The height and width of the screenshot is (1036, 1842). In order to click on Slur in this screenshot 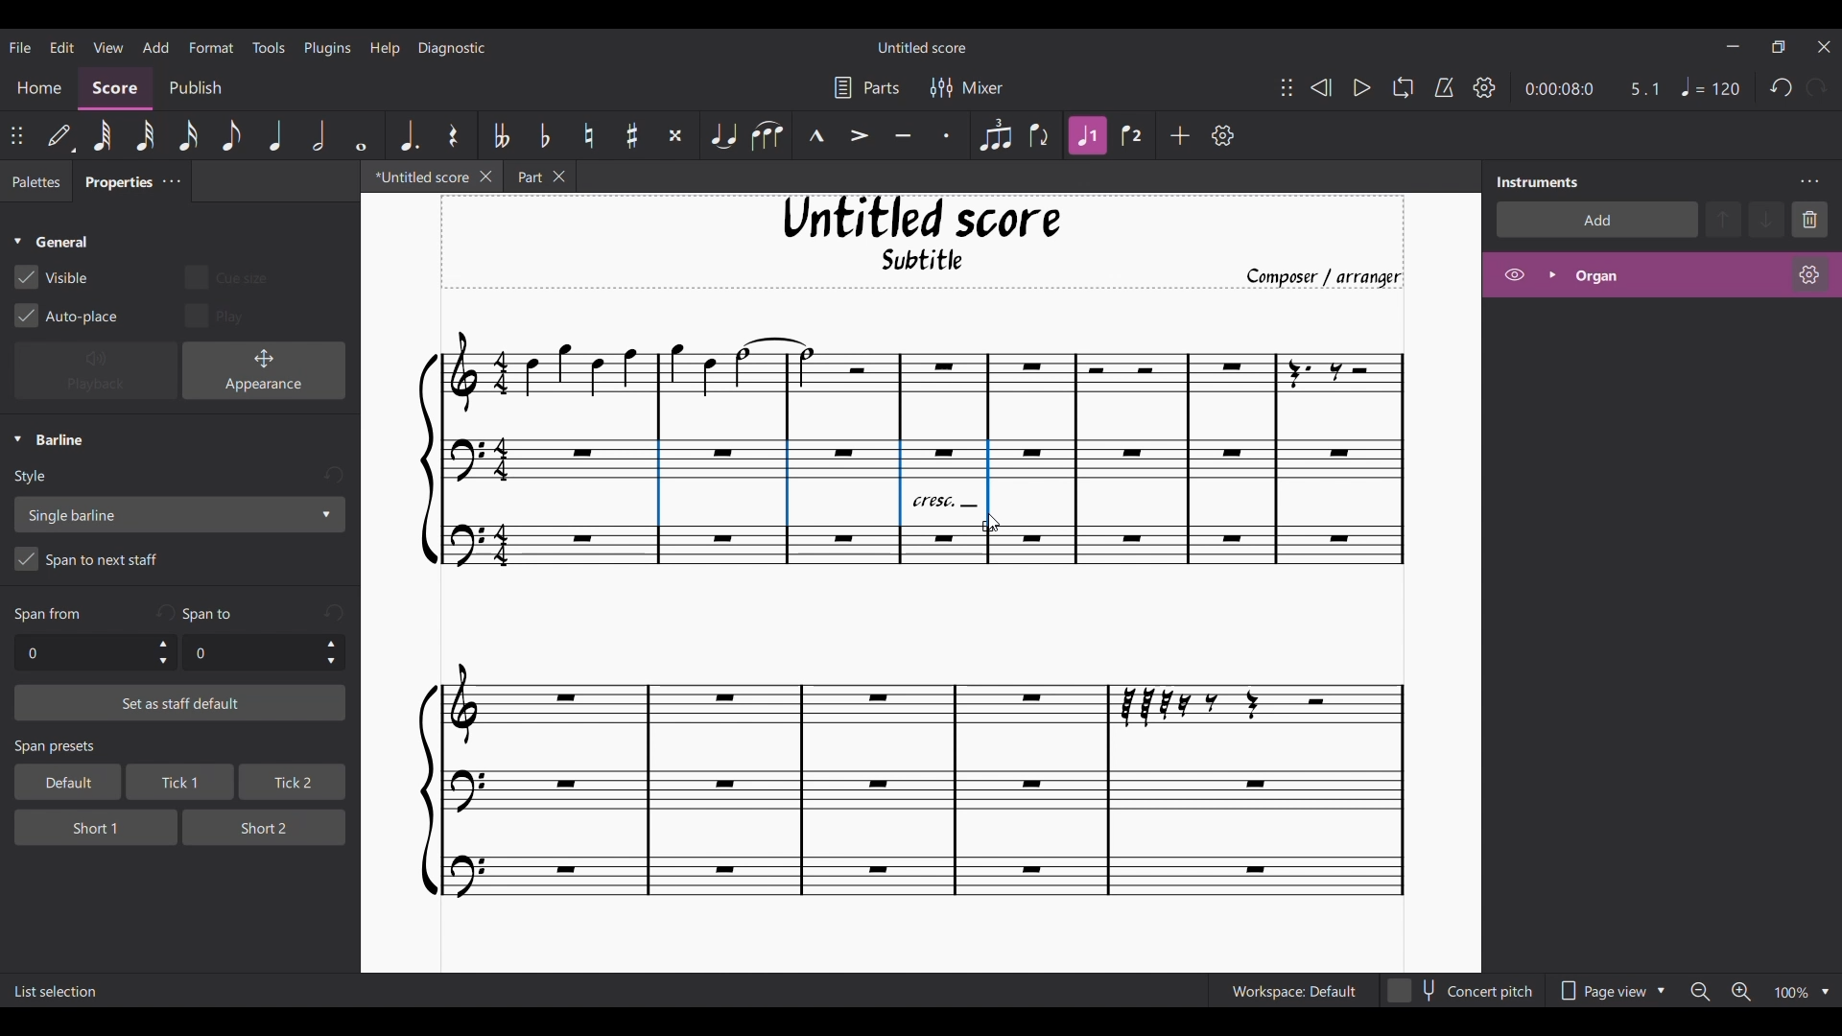, I will do `click(767, 135)`.